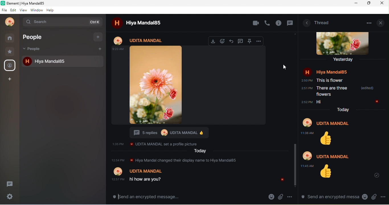 Image resolution: width=389 pixels, height=205 pixels. I want to click on (edited), so click(367, 88).